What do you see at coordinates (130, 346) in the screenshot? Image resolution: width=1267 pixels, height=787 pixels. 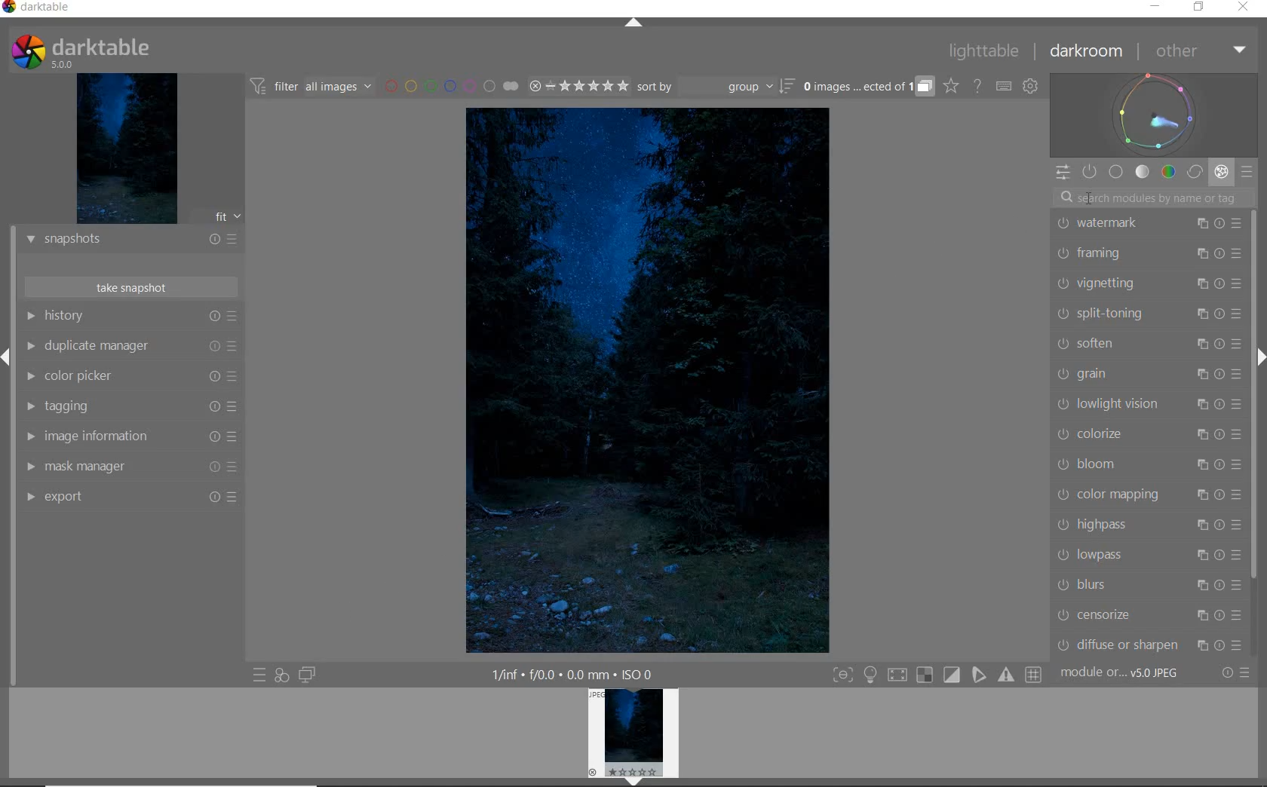 I see `DUPLICATE MANAGER` at bounding box center [130, 346].